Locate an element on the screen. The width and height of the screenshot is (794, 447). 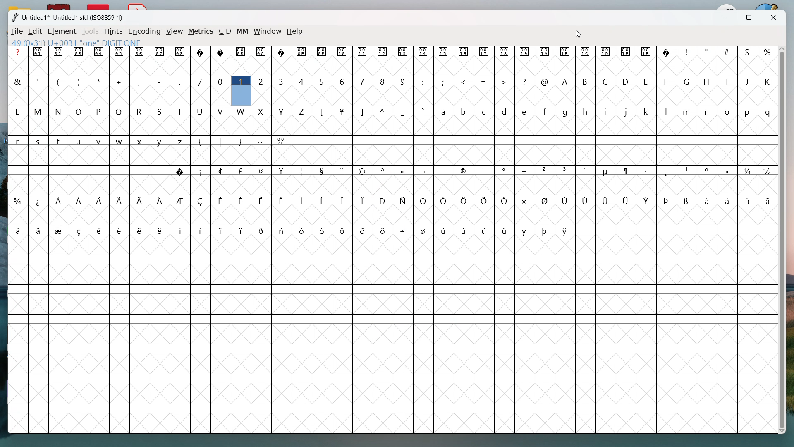
W is located at coordinates (242, 111).